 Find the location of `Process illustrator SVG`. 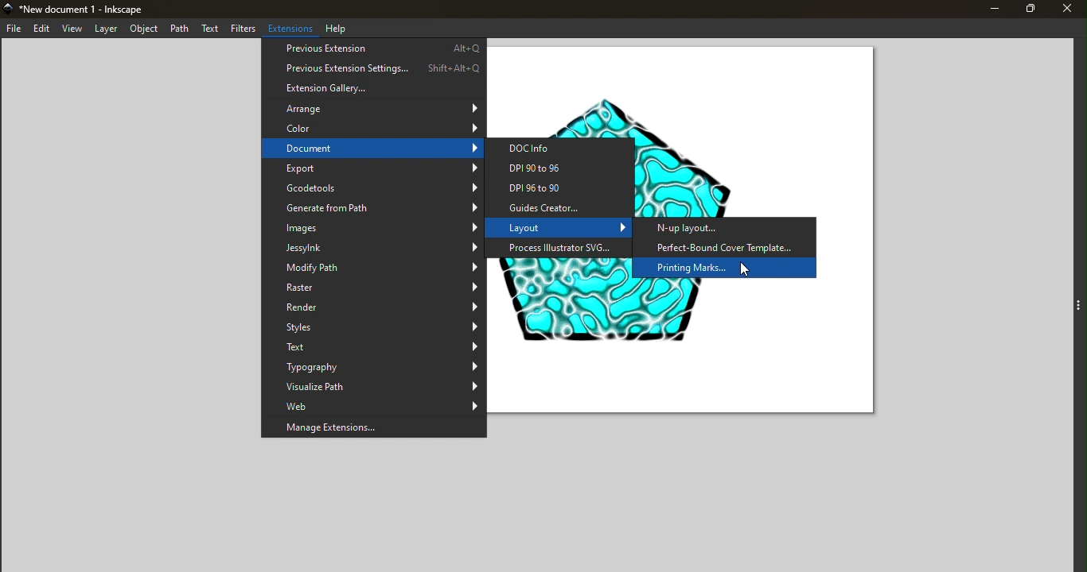

Process illustrator SVG is located at coordinates (561, 249).